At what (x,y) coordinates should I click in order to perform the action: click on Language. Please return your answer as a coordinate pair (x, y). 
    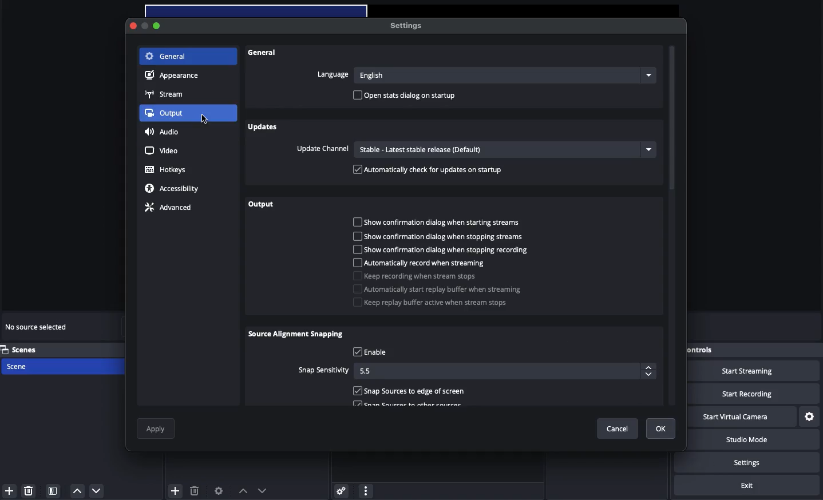
    Looking at the image, I should click on (331, 75).